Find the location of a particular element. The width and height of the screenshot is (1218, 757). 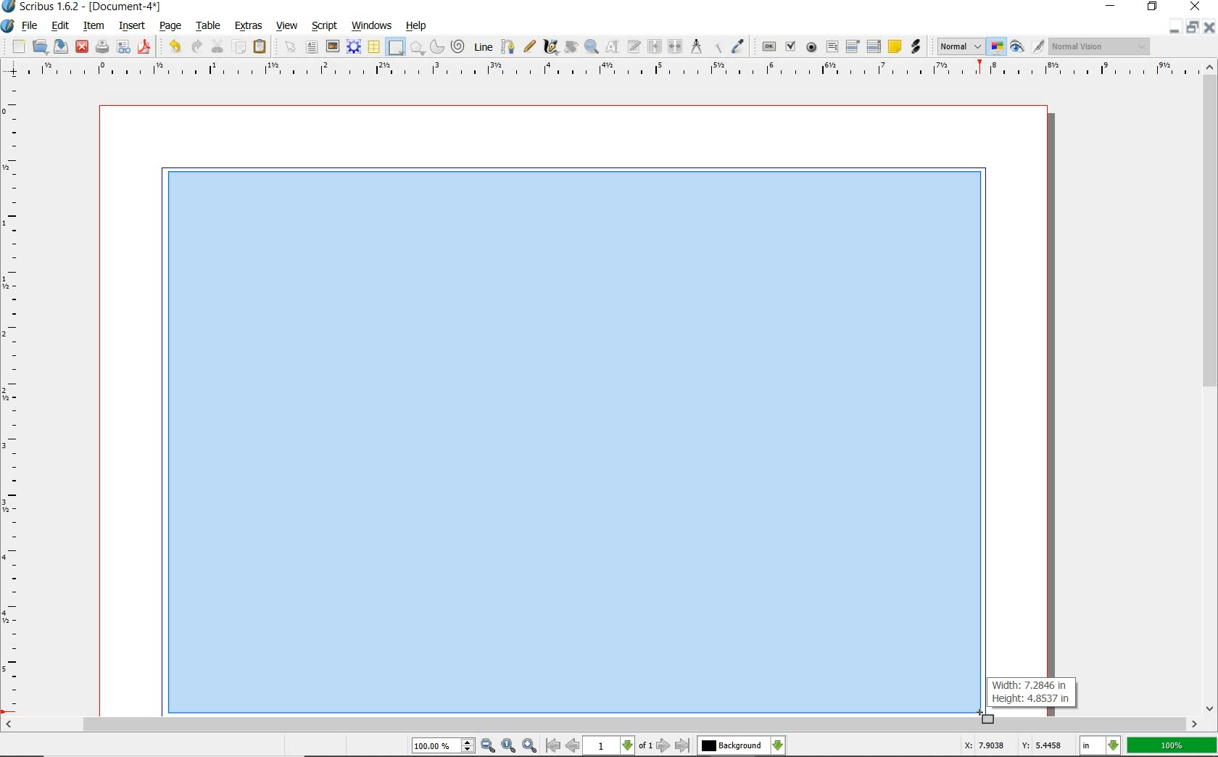

restore is located at coordinates (1152, 8).